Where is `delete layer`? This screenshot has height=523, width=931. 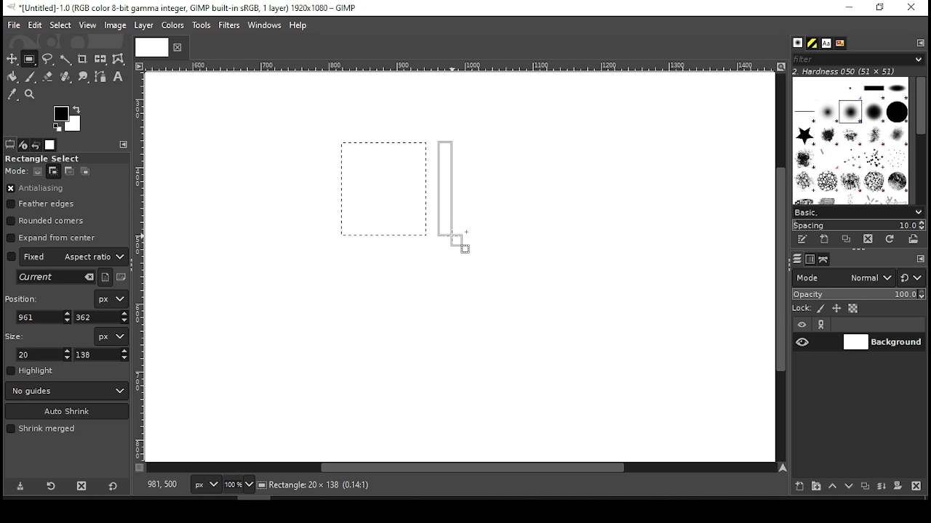
delete layer is located at coordinates (916, 486).